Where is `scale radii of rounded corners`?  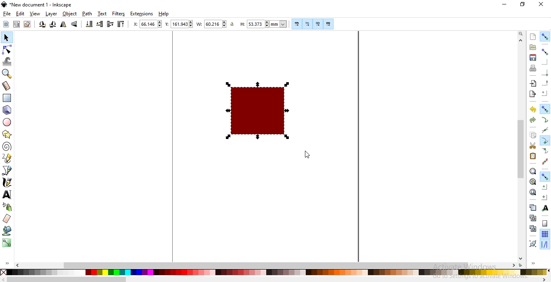 scale radii of rounded corners is located at coordinates (307, 24).